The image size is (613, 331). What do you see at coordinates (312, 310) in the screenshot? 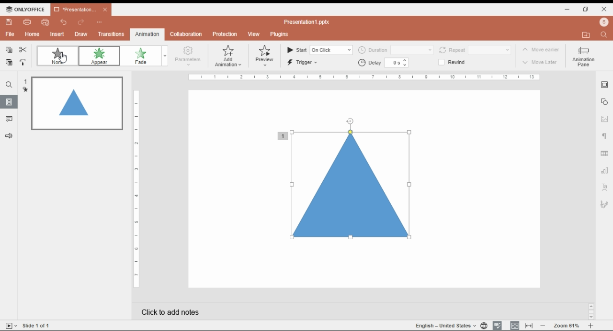
I see `click to add notes` at bounding box center [312, 310].